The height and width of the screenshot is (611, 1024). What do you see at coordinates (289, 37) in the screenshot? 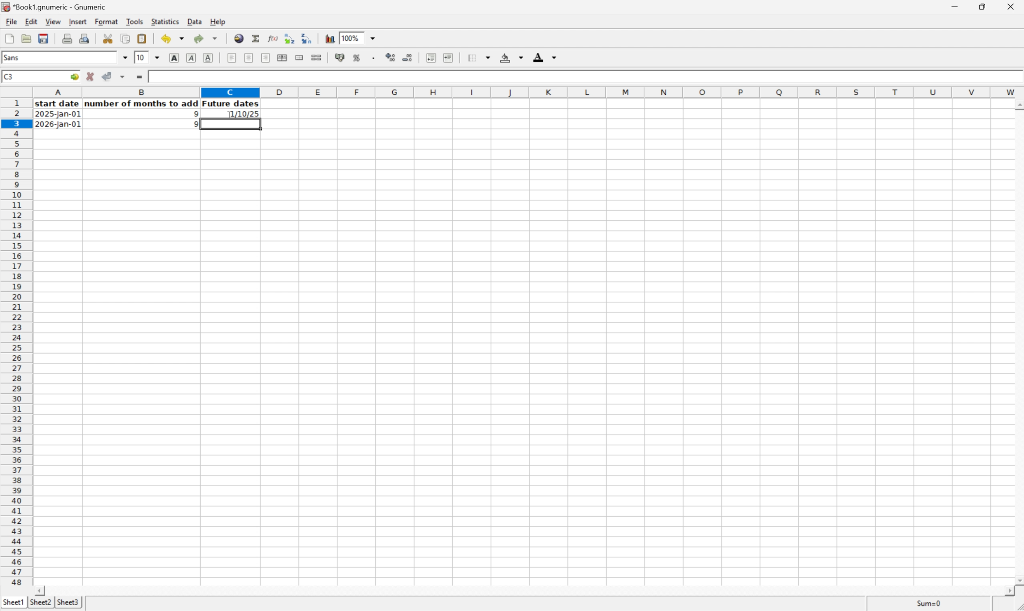
I see `Sort the selected region in ascending order based on the first column selected` at bounding box center [289, 37].